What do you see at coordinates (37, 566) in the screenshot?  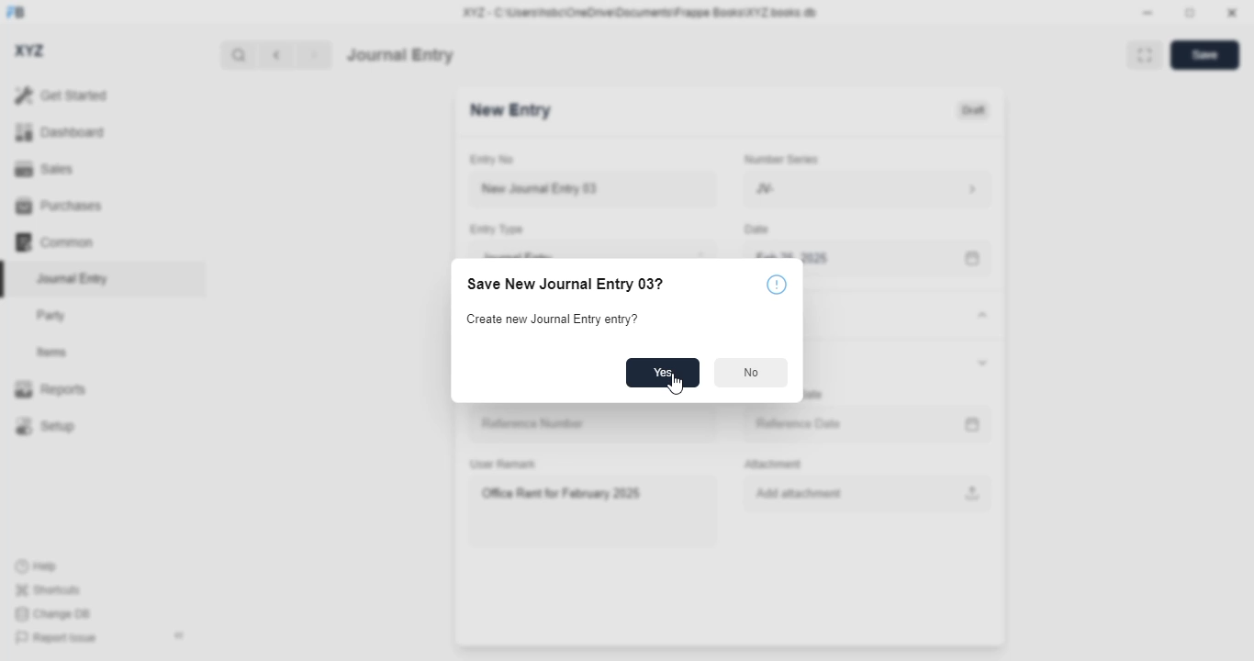 I see `help` at bounding box center [37, 566].